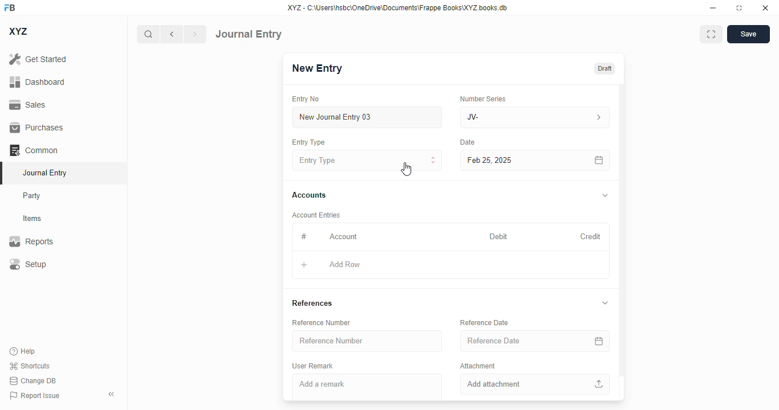 This screenshot has width=779, height=410. Describe the element at coordinates (519, 161) in the screenshot. I see `feb 25, 2025` at that location.